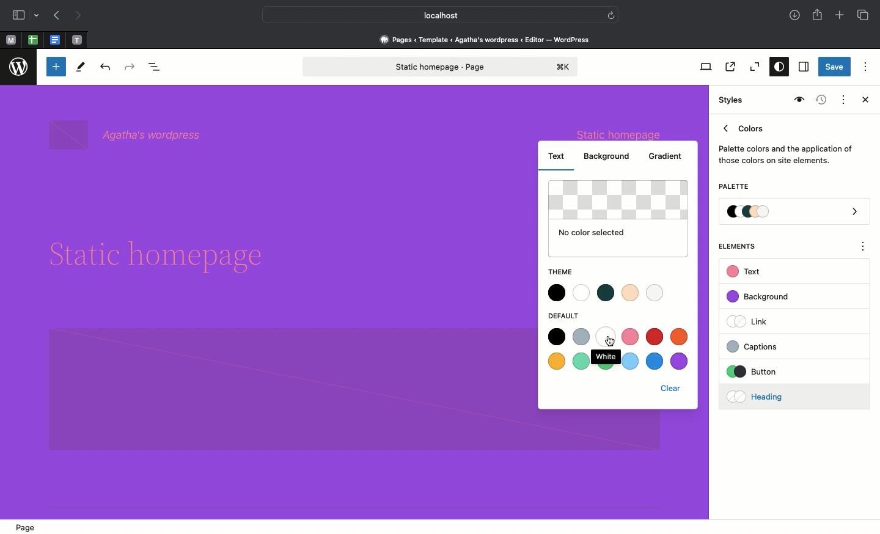  Describe the element at coordinates (733, 188) in the screenshot. I see `Palette` at that location.